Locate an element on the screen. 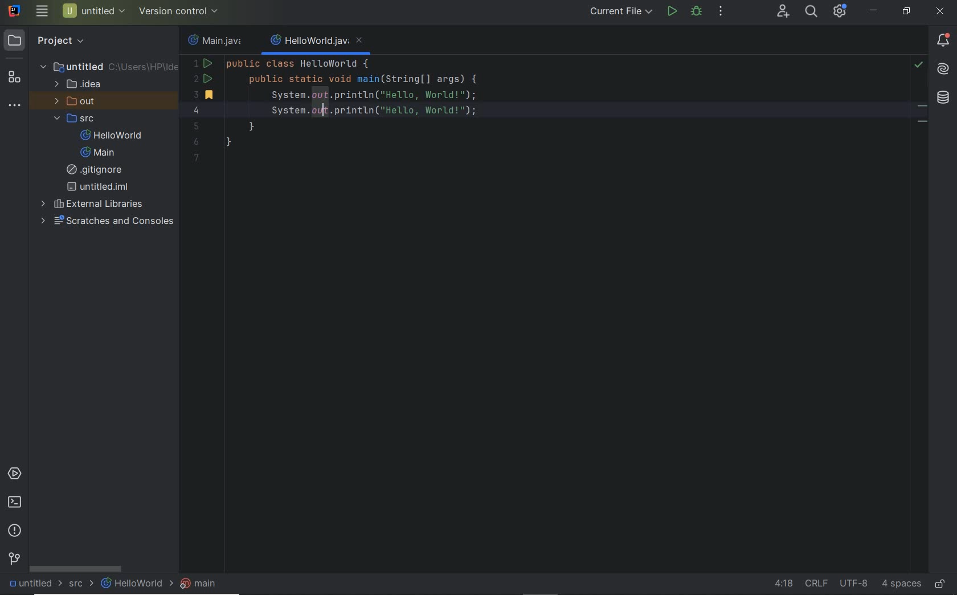 This screenshot has width=957, height=595. out is located at coordinates (72, 102).